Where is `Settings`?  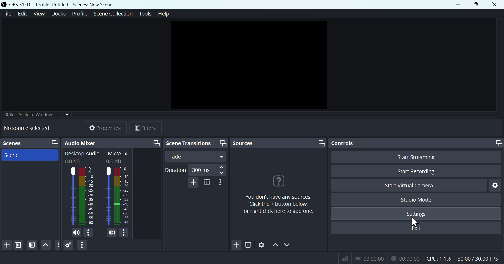
Settings is located at coordinates (495, 184).